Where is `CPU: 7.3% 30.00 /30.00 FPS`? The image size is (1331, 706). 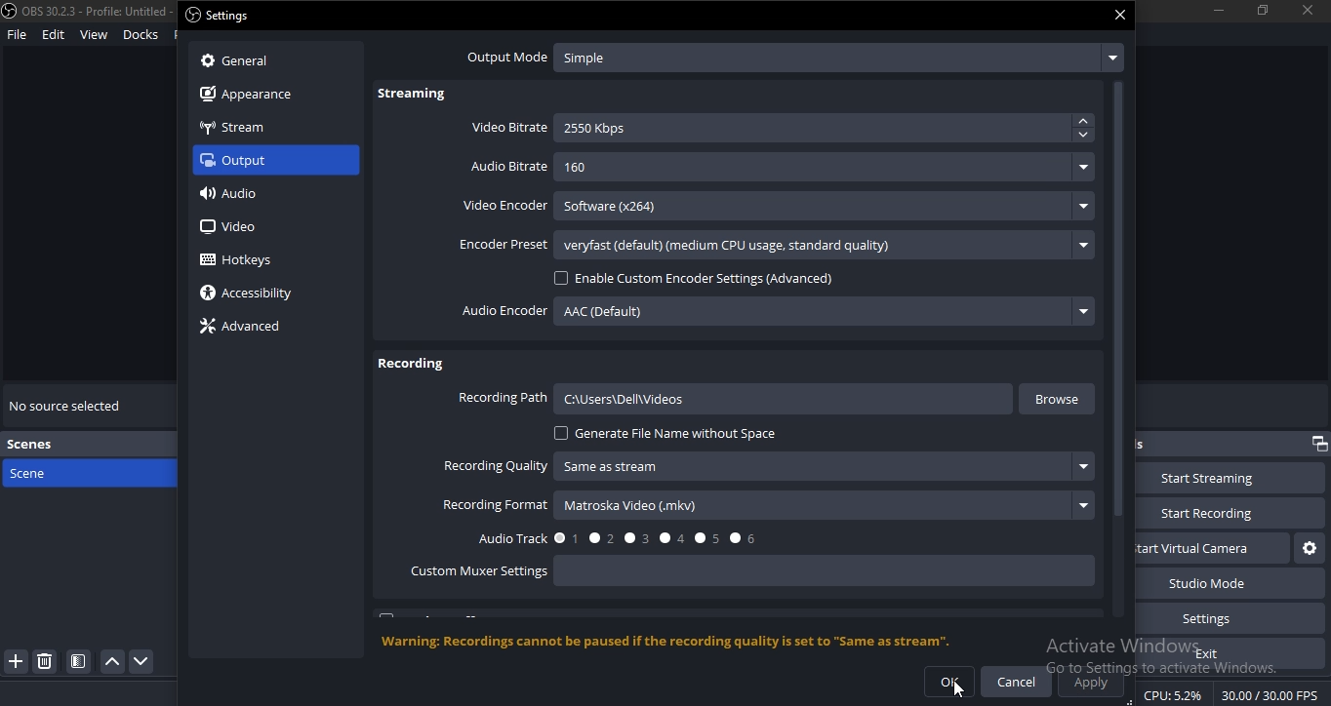
CPU: 7.3% 30.00 /30.00 FPS is located at coordinates (1233, 695).